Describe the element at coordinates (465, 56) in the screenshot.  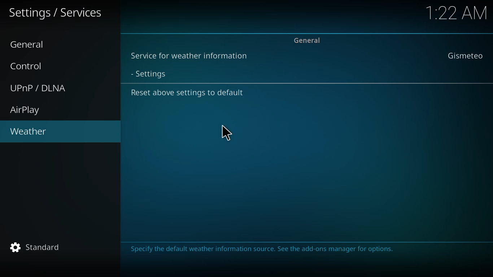
I see `gismeteo` at that location.